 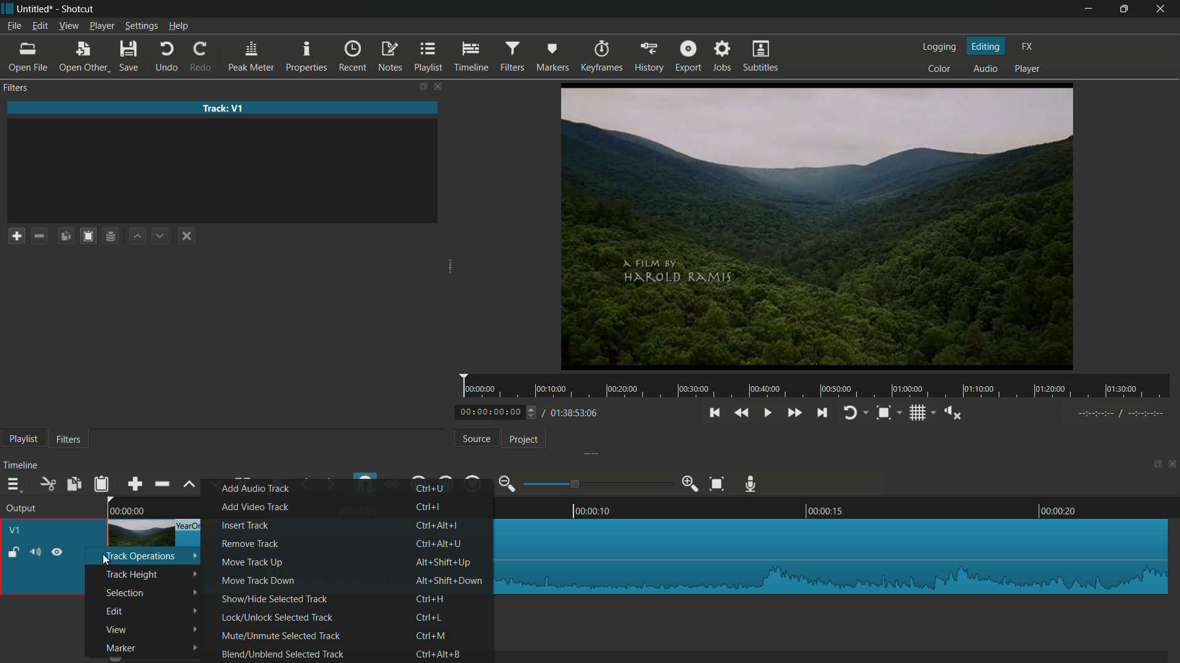 I want to click on logging, so click(x=941, y=48).